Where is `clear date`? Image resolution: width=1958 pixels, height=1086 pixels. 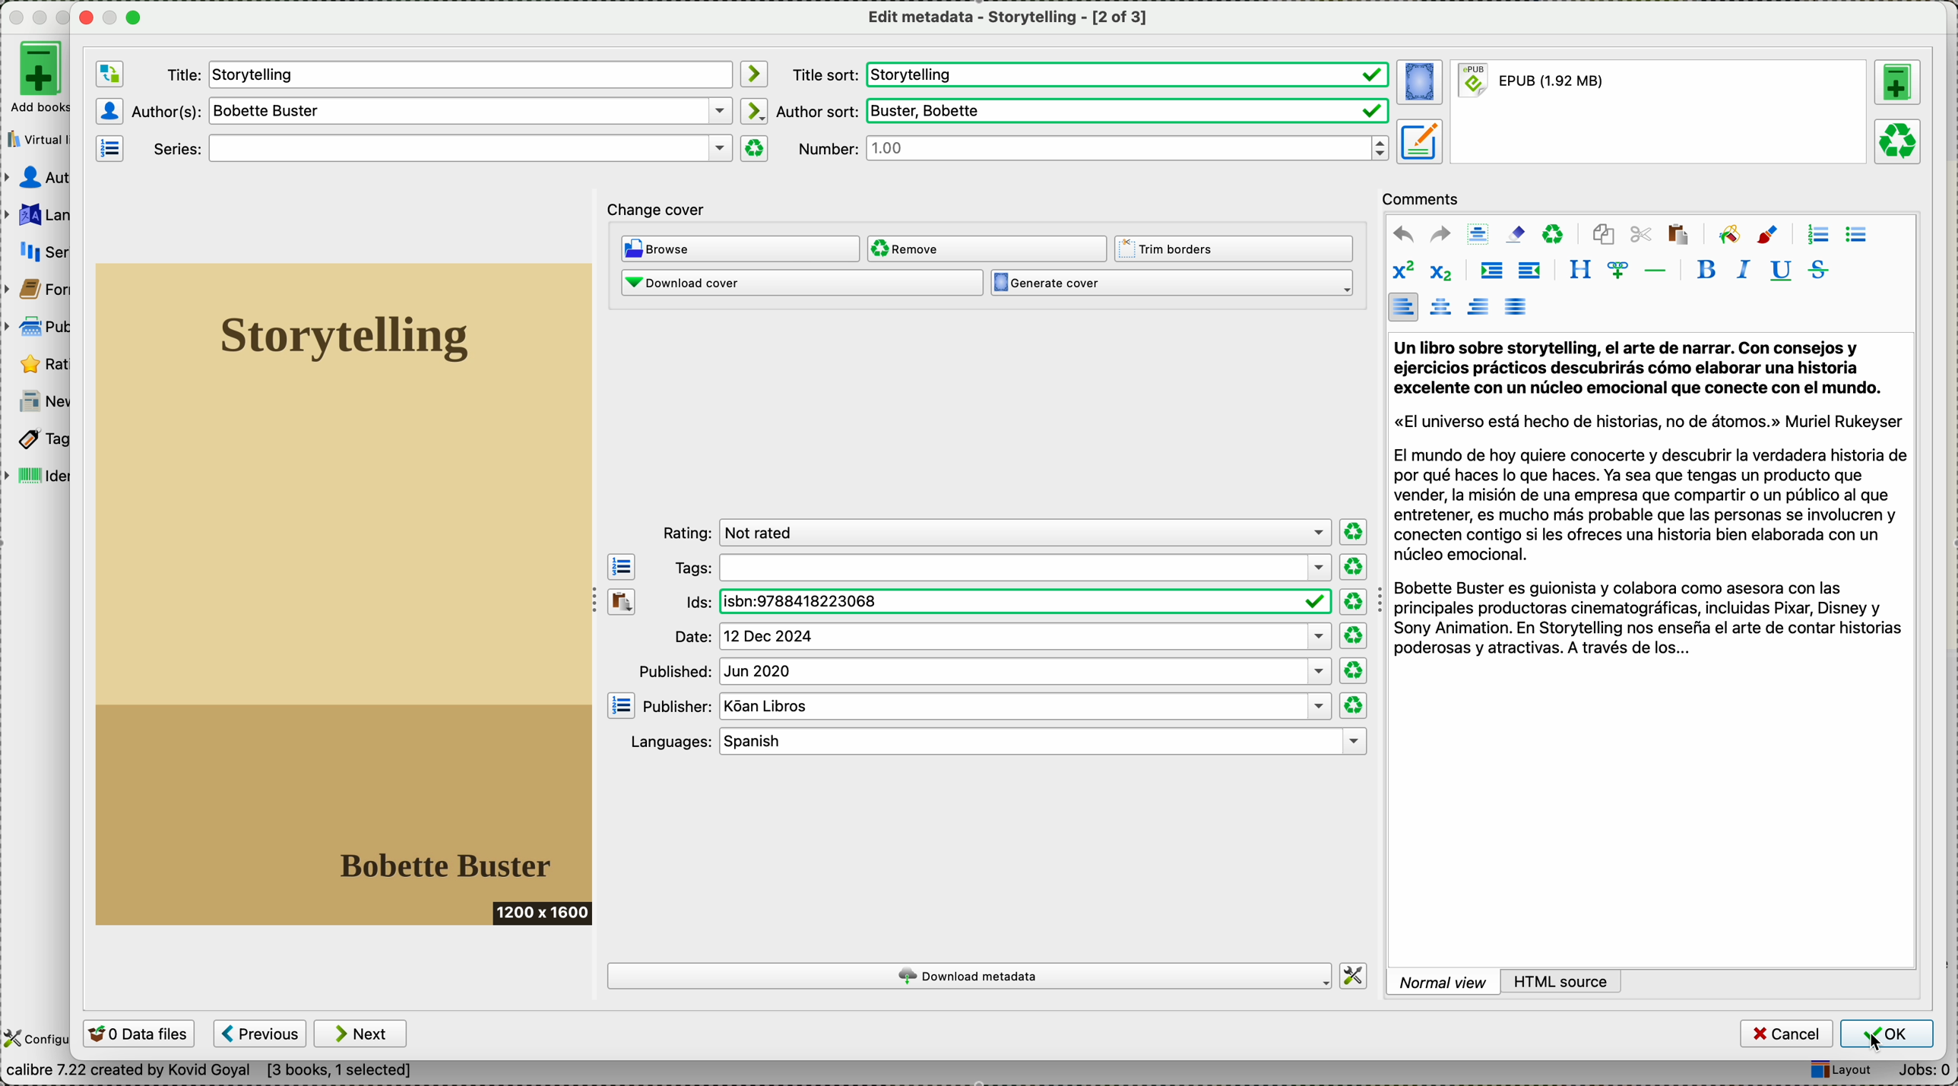
clear date is located at coordinates (1356, 635).